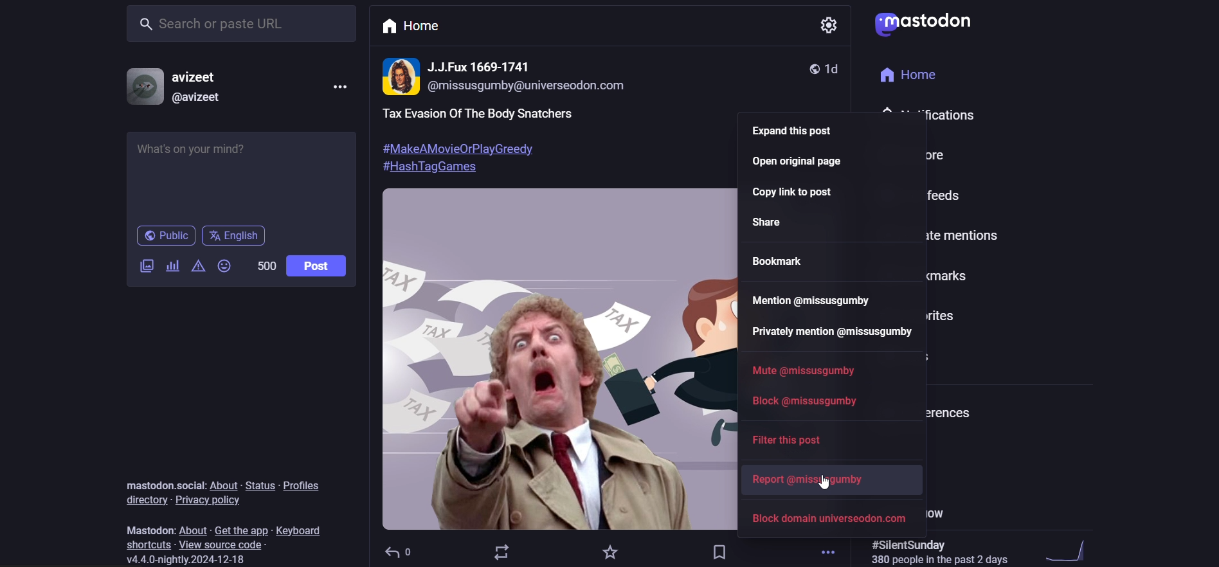 This screenshot has width=1219, height=567. I want to click on cursor, so click(826, 483).